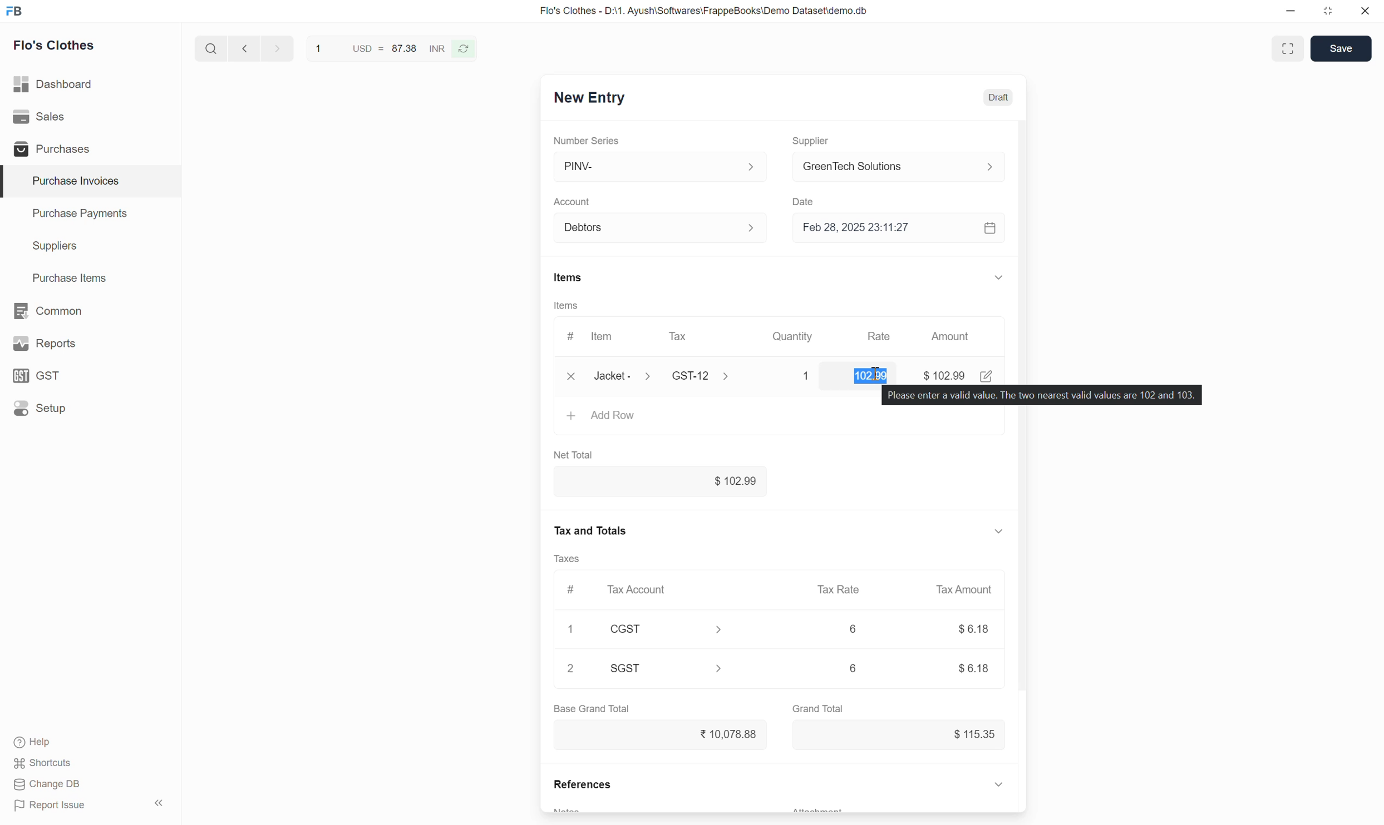 The height and width of the screenshot is (825, 1384). I want to click on $102.99, so click(661, 481).